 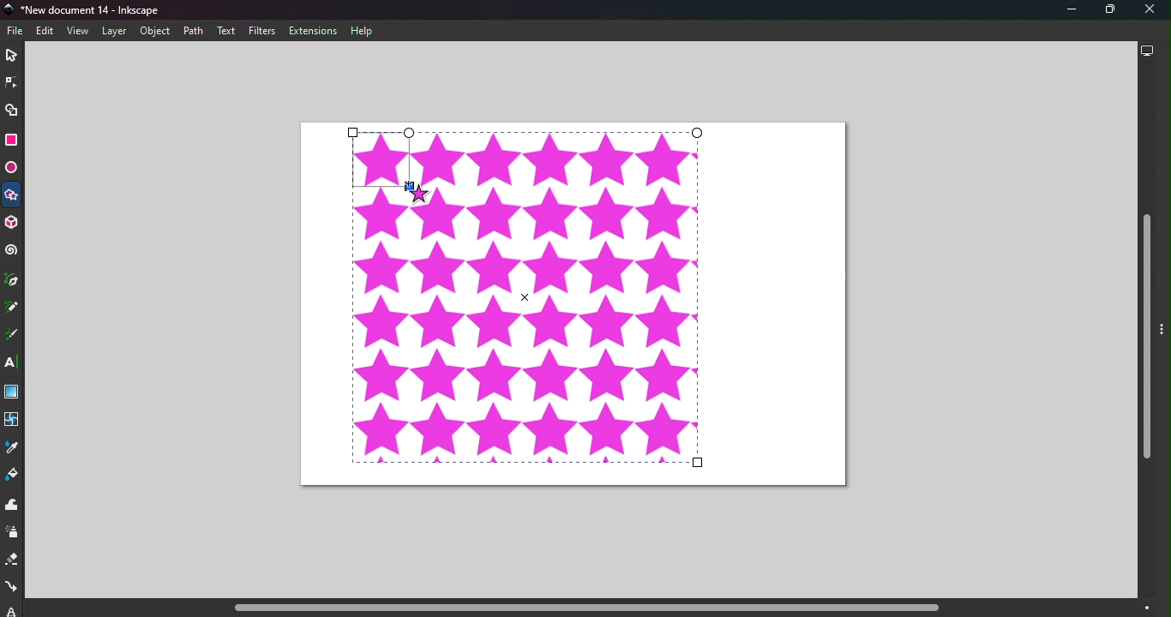 I want to click on Dropper tool, so click(x=10, y=451).